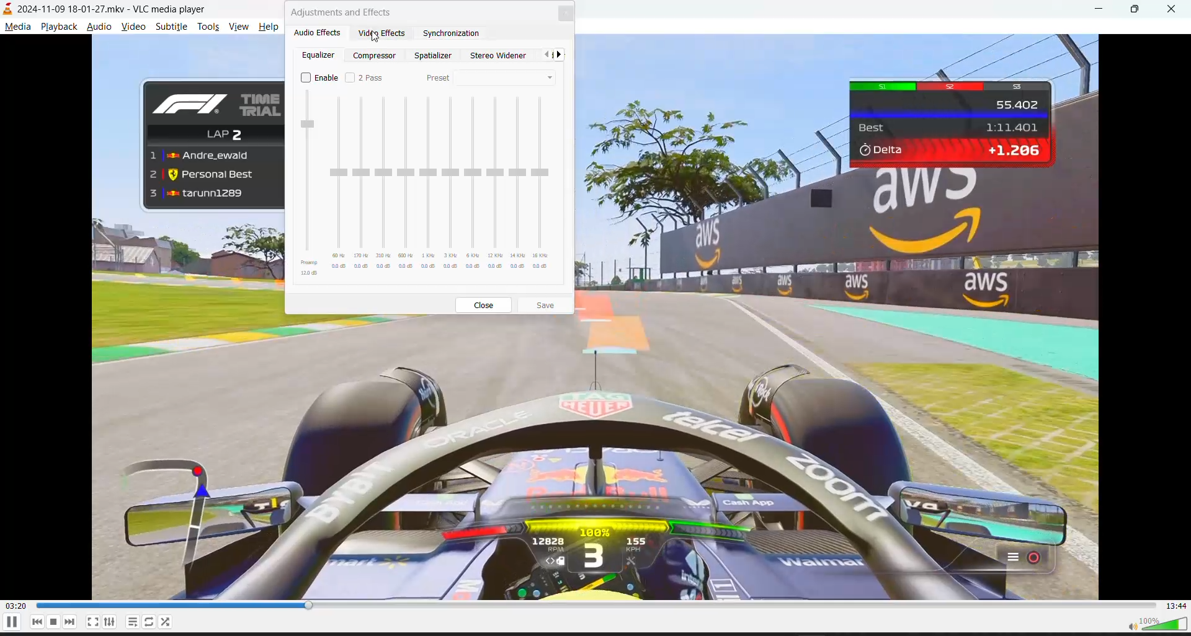 The height and width of the screenshot is (636, 1191). What do you see at coordinates (92, 622) in the screenshot?
I see `fullscreen` at bounding box center [92, 622].